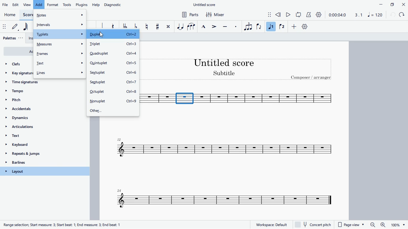  Describe the element at coordinates (189, 15) in the screenshot. I see `parts` at that location.